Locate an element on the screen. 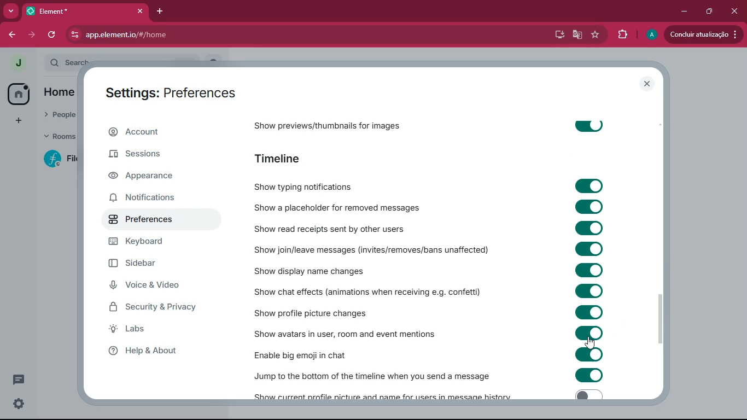  expand is located at coordinates (37, 64).